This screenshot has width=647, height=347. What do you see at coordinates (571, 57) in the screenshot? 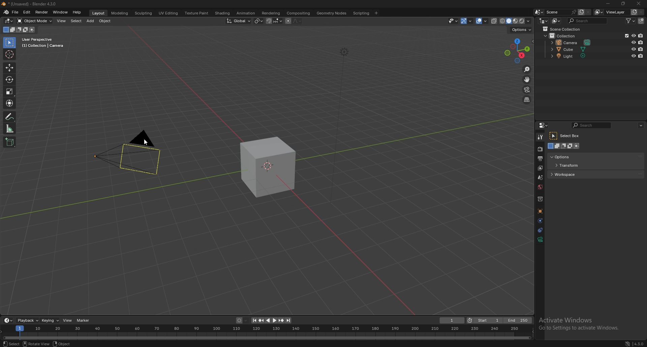
I see `light` at bounding box center [571, 57].